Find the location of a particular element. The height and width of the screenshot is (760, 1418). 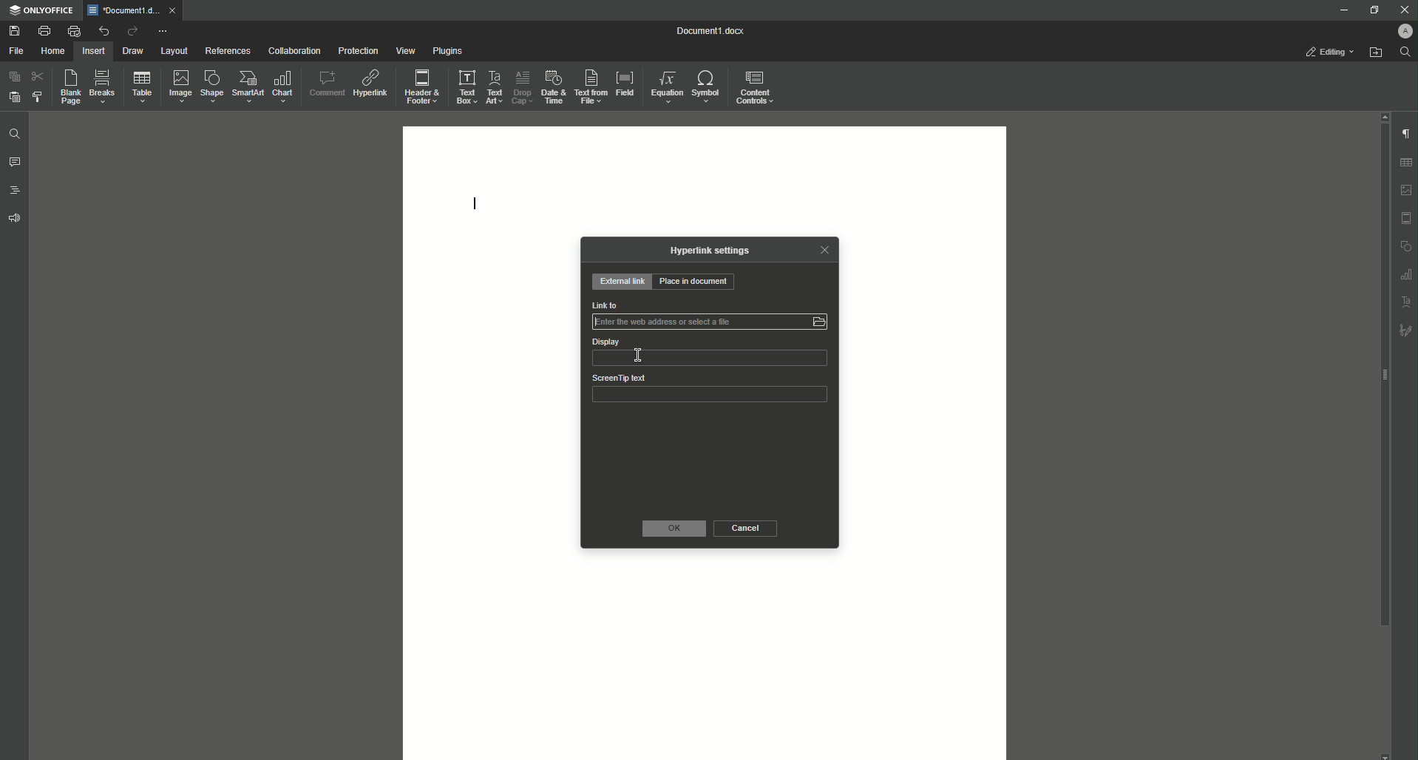

Text Art settings is located at coordinates (1407, 302).